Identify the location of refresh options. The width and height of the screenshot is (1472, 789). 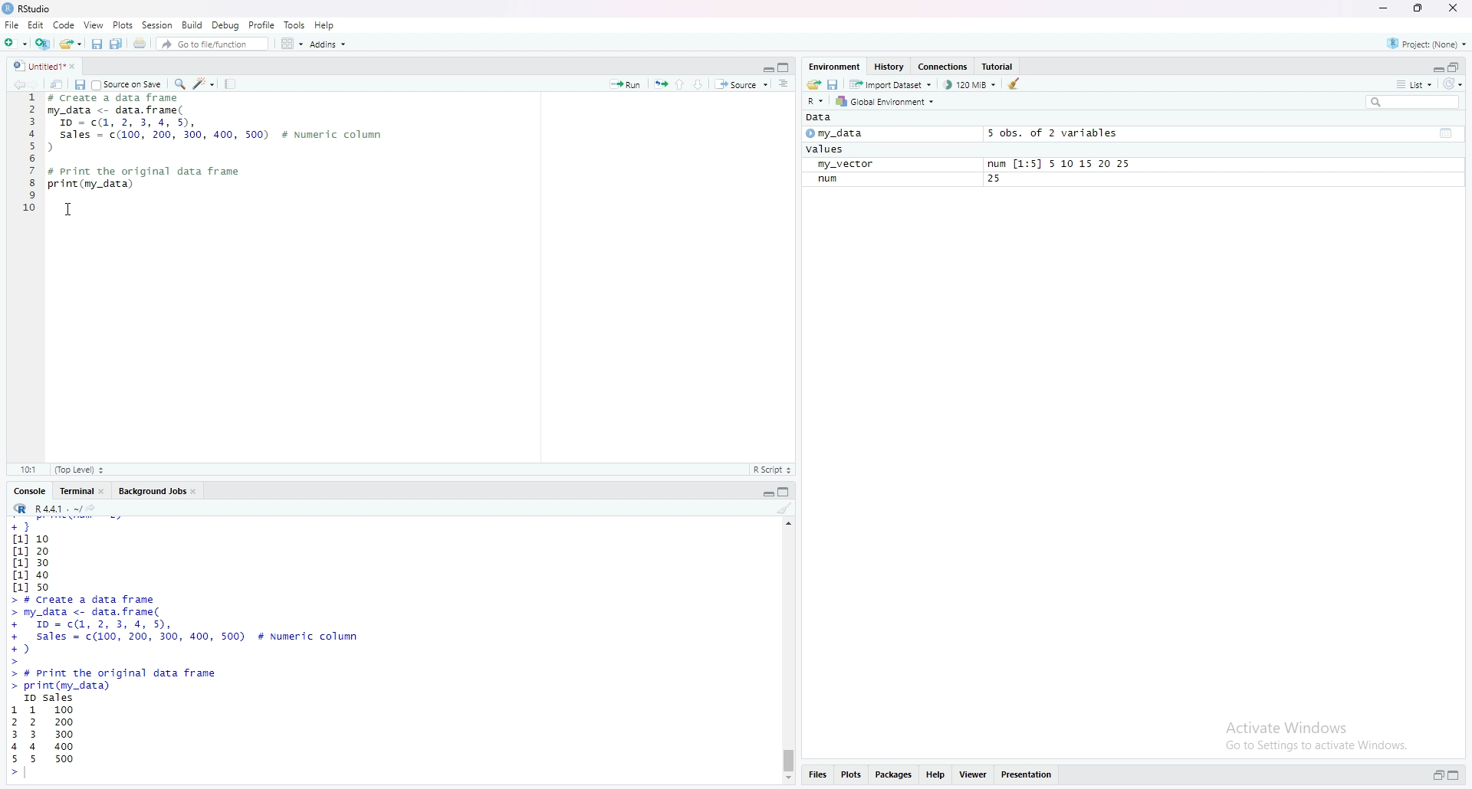
(1455, 87).